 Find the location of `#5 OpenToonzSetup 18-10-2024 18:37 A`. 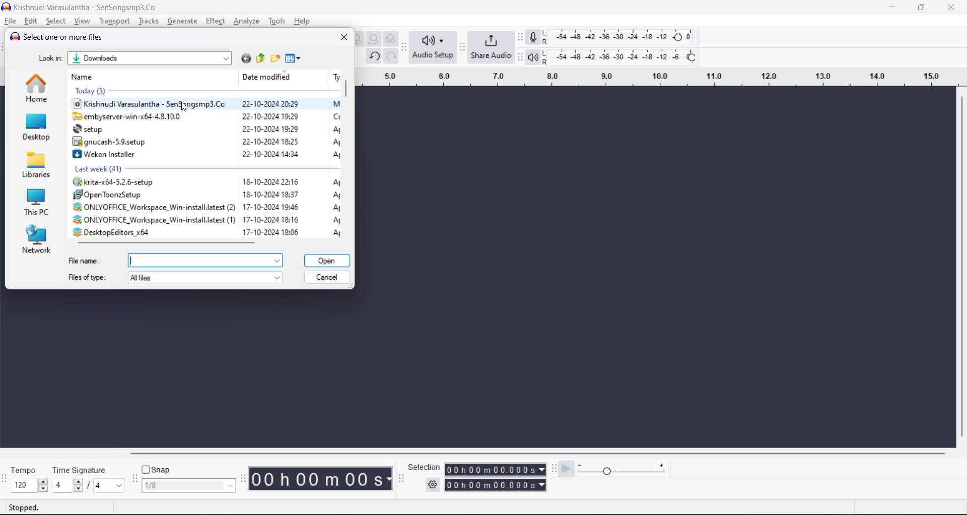

#5 OpenToonzSetup 18-10-2024 18:37 A is located at coordinates (206, 194).